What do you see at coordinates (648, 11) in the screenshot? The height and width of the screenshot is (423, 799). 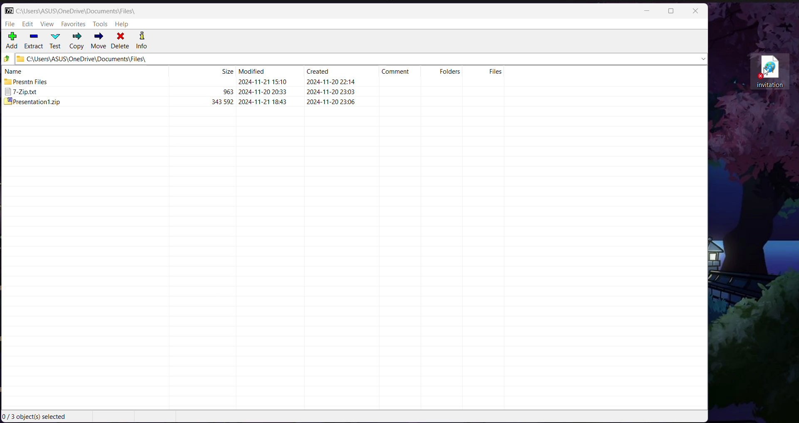 I see `Minimize` at bounding box center [648, 11].